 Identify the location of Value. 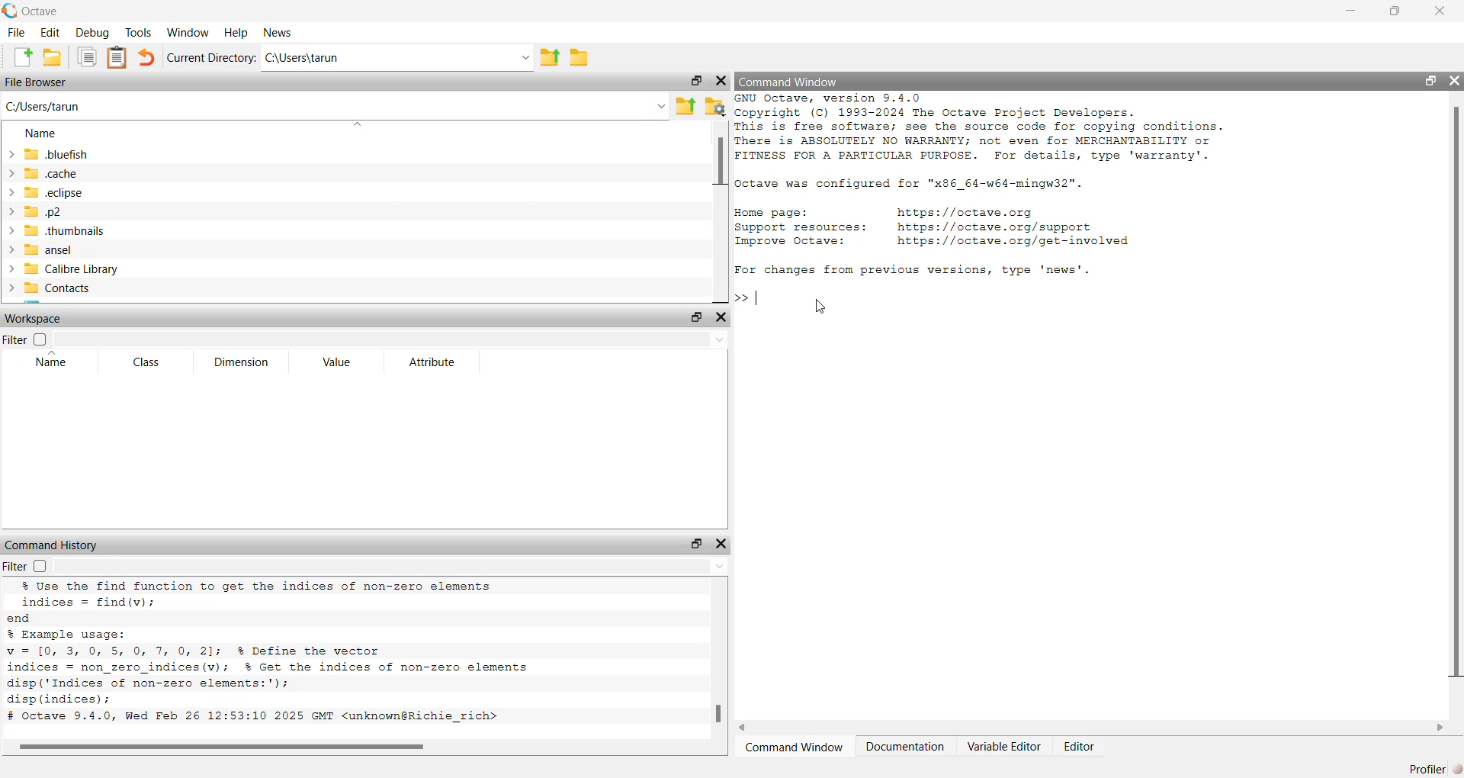
(336, 363).